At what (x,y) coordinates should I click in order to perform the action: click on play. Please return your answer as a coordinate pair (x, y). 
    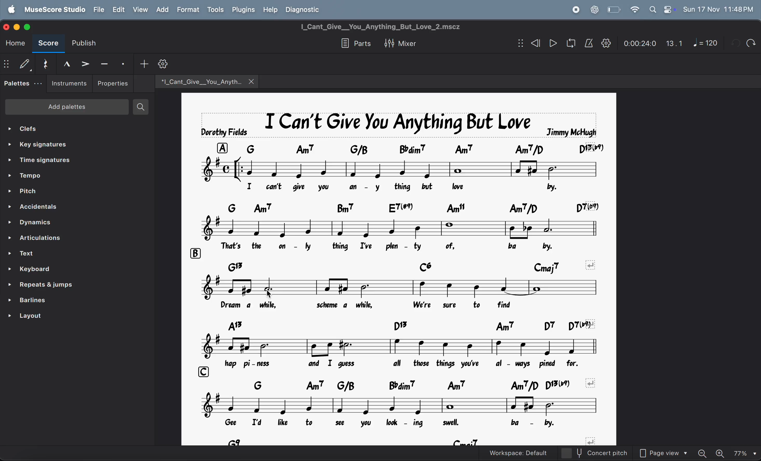
    Looking at the image, I should click on (550, 43).